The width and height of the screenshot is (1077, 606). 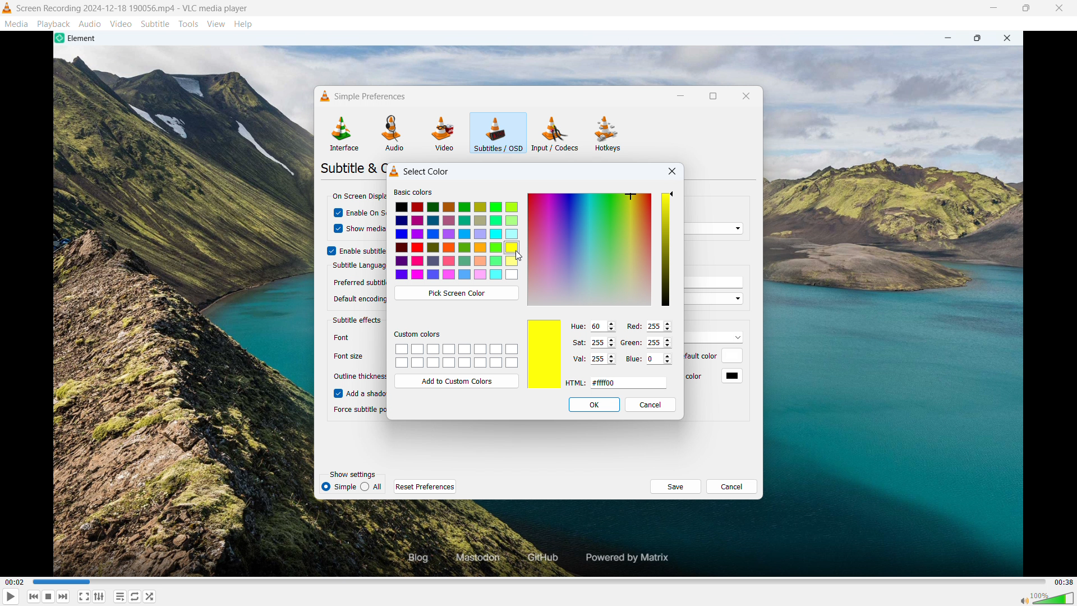 I want to click on minimise dialogue box , so click(x=681, y=97).